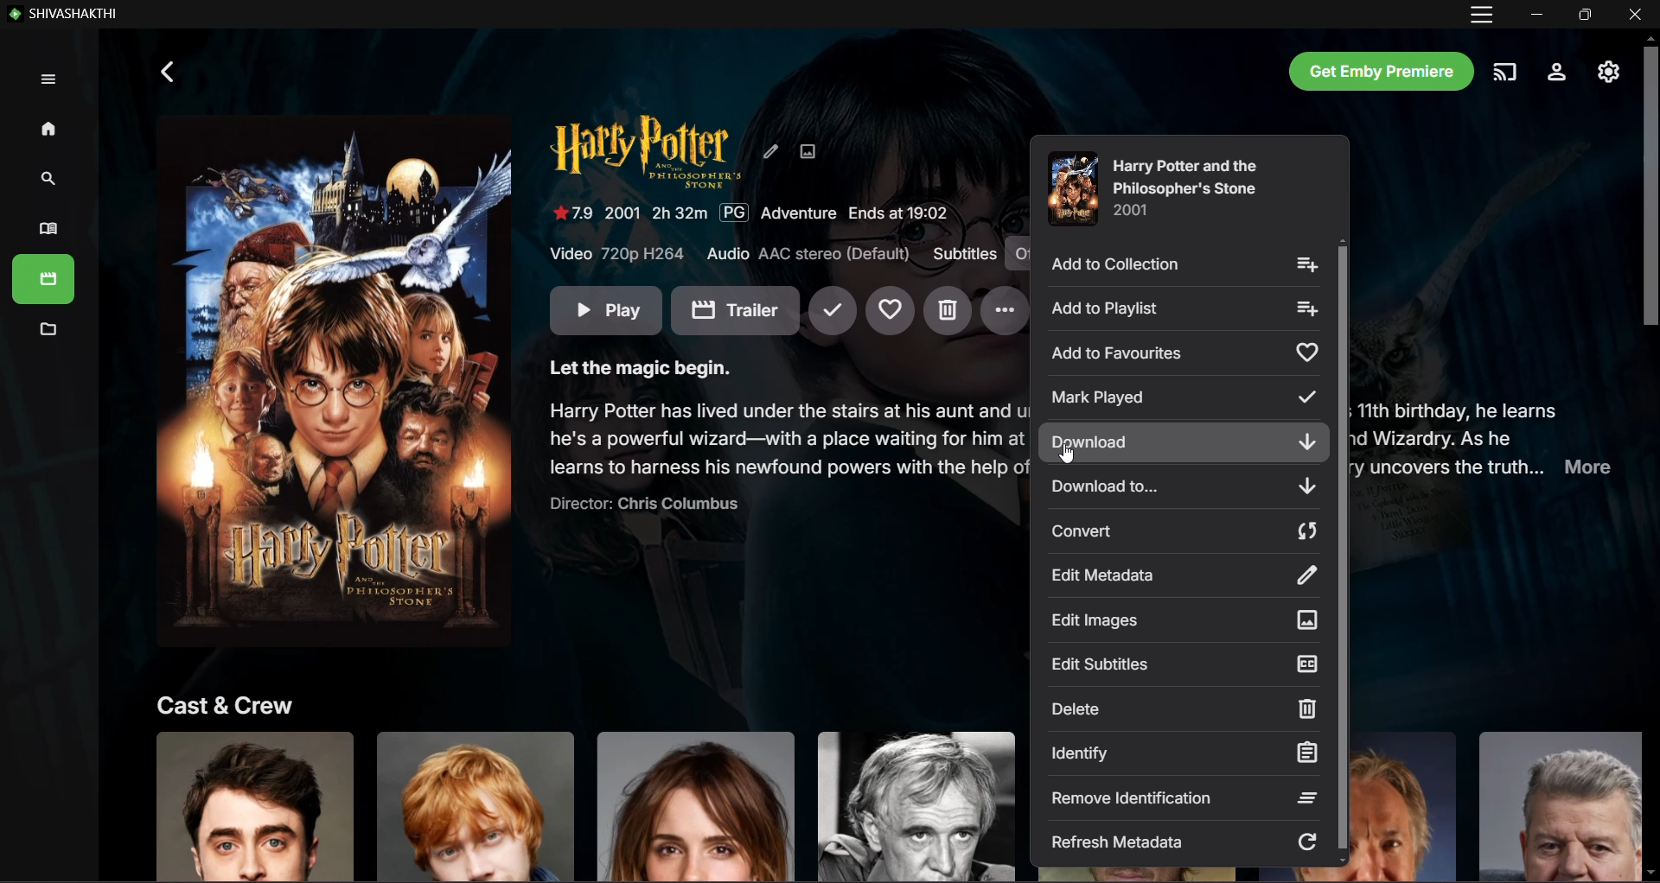 Image resolution: width=1660 pixels, height=883 pixels. Describe the element at coordinates (43, 180) in the screenshot. I see `Search` at that location.